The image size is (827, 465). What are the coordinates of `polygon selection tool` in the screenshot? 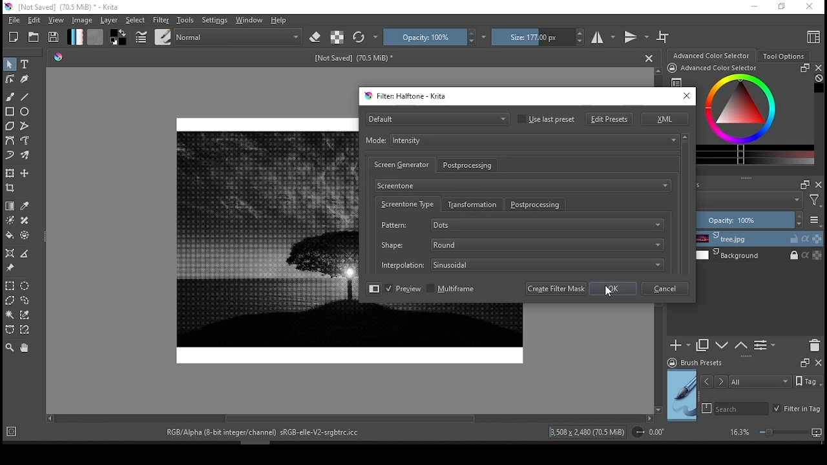 It's located at (12, 300).